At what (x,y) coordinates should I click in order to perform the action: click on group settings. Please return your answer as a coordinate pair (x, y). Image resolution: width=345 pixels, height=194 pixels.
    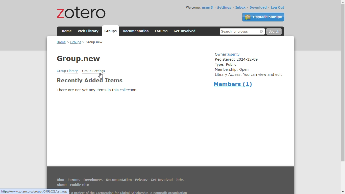
    Looking at the image, I should click on (93, 71).